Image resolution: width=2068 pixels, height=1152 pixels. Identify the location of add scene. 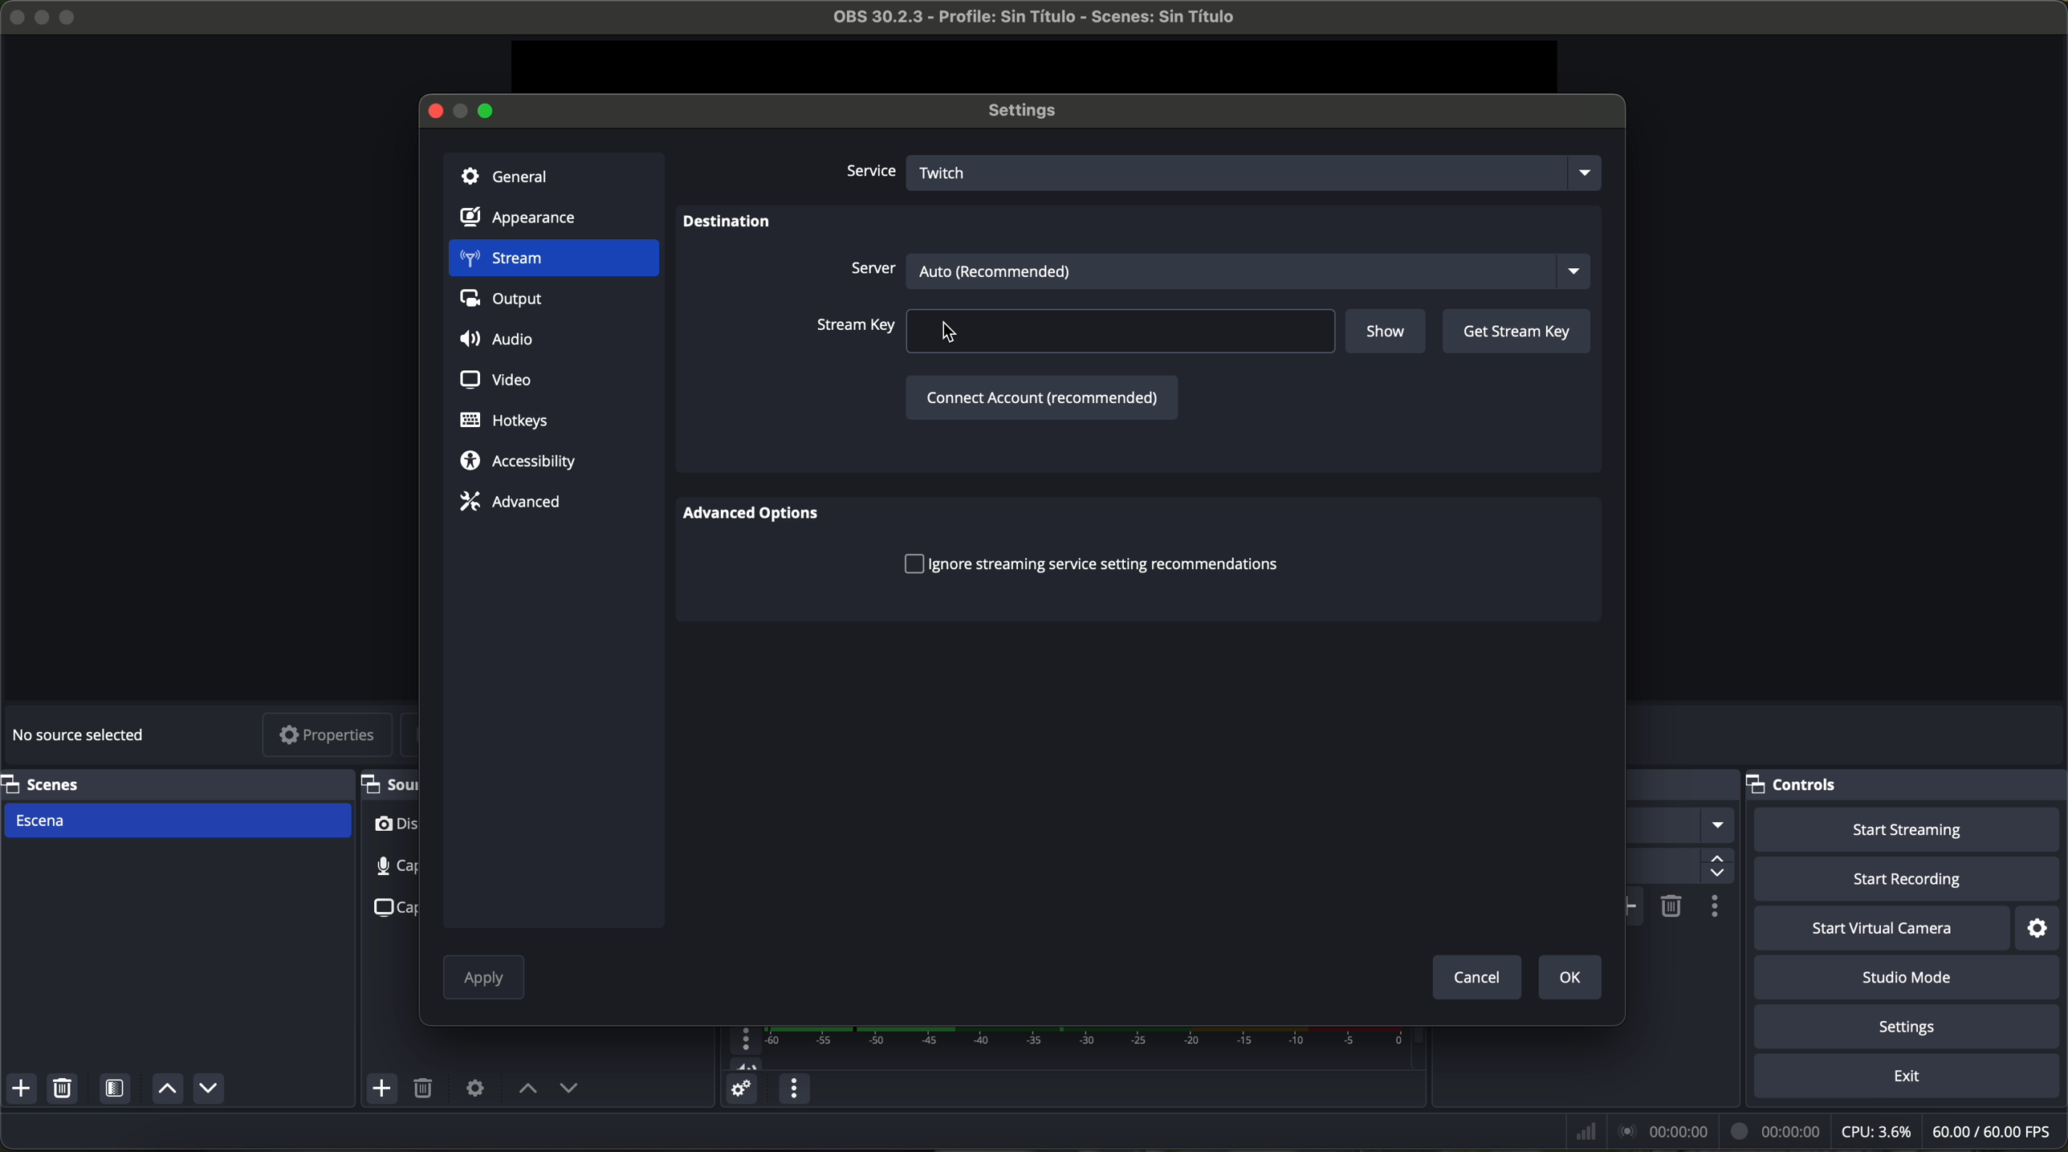
(22, 1091).